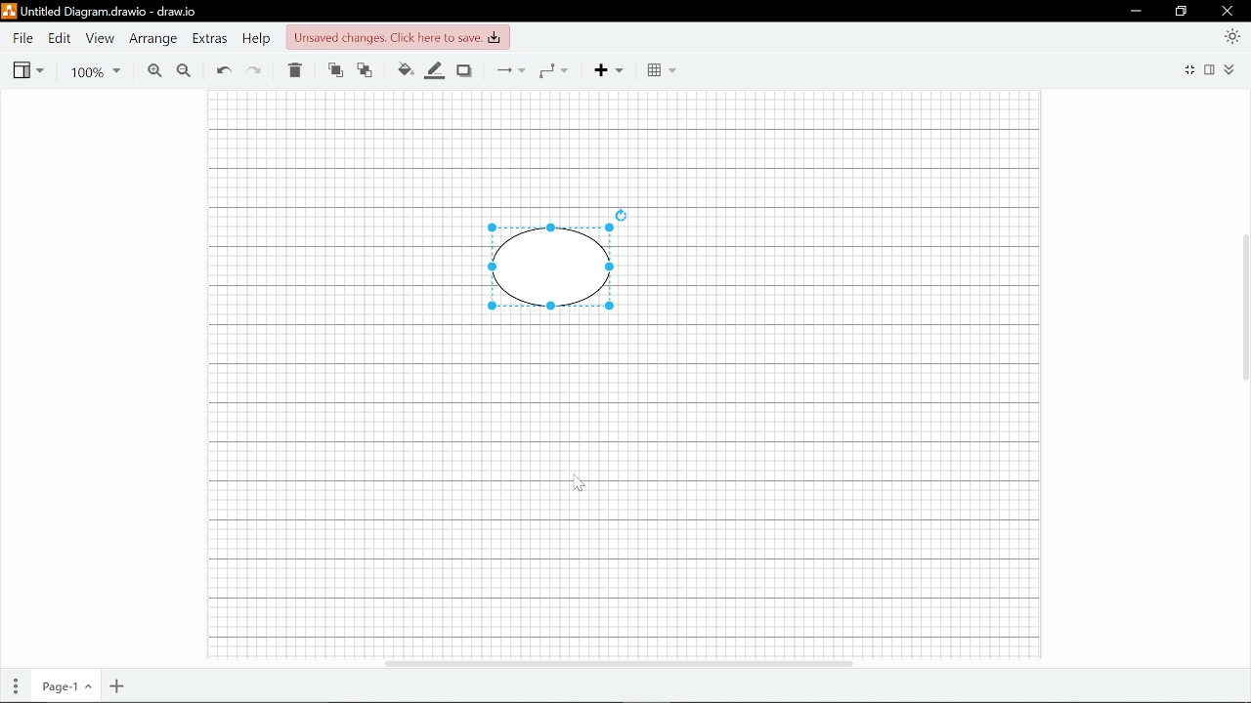  What do you see at coordinates (1230, 69) in the screenshot?
I see `Expand/collapse` at bounding box center [1230, 69].